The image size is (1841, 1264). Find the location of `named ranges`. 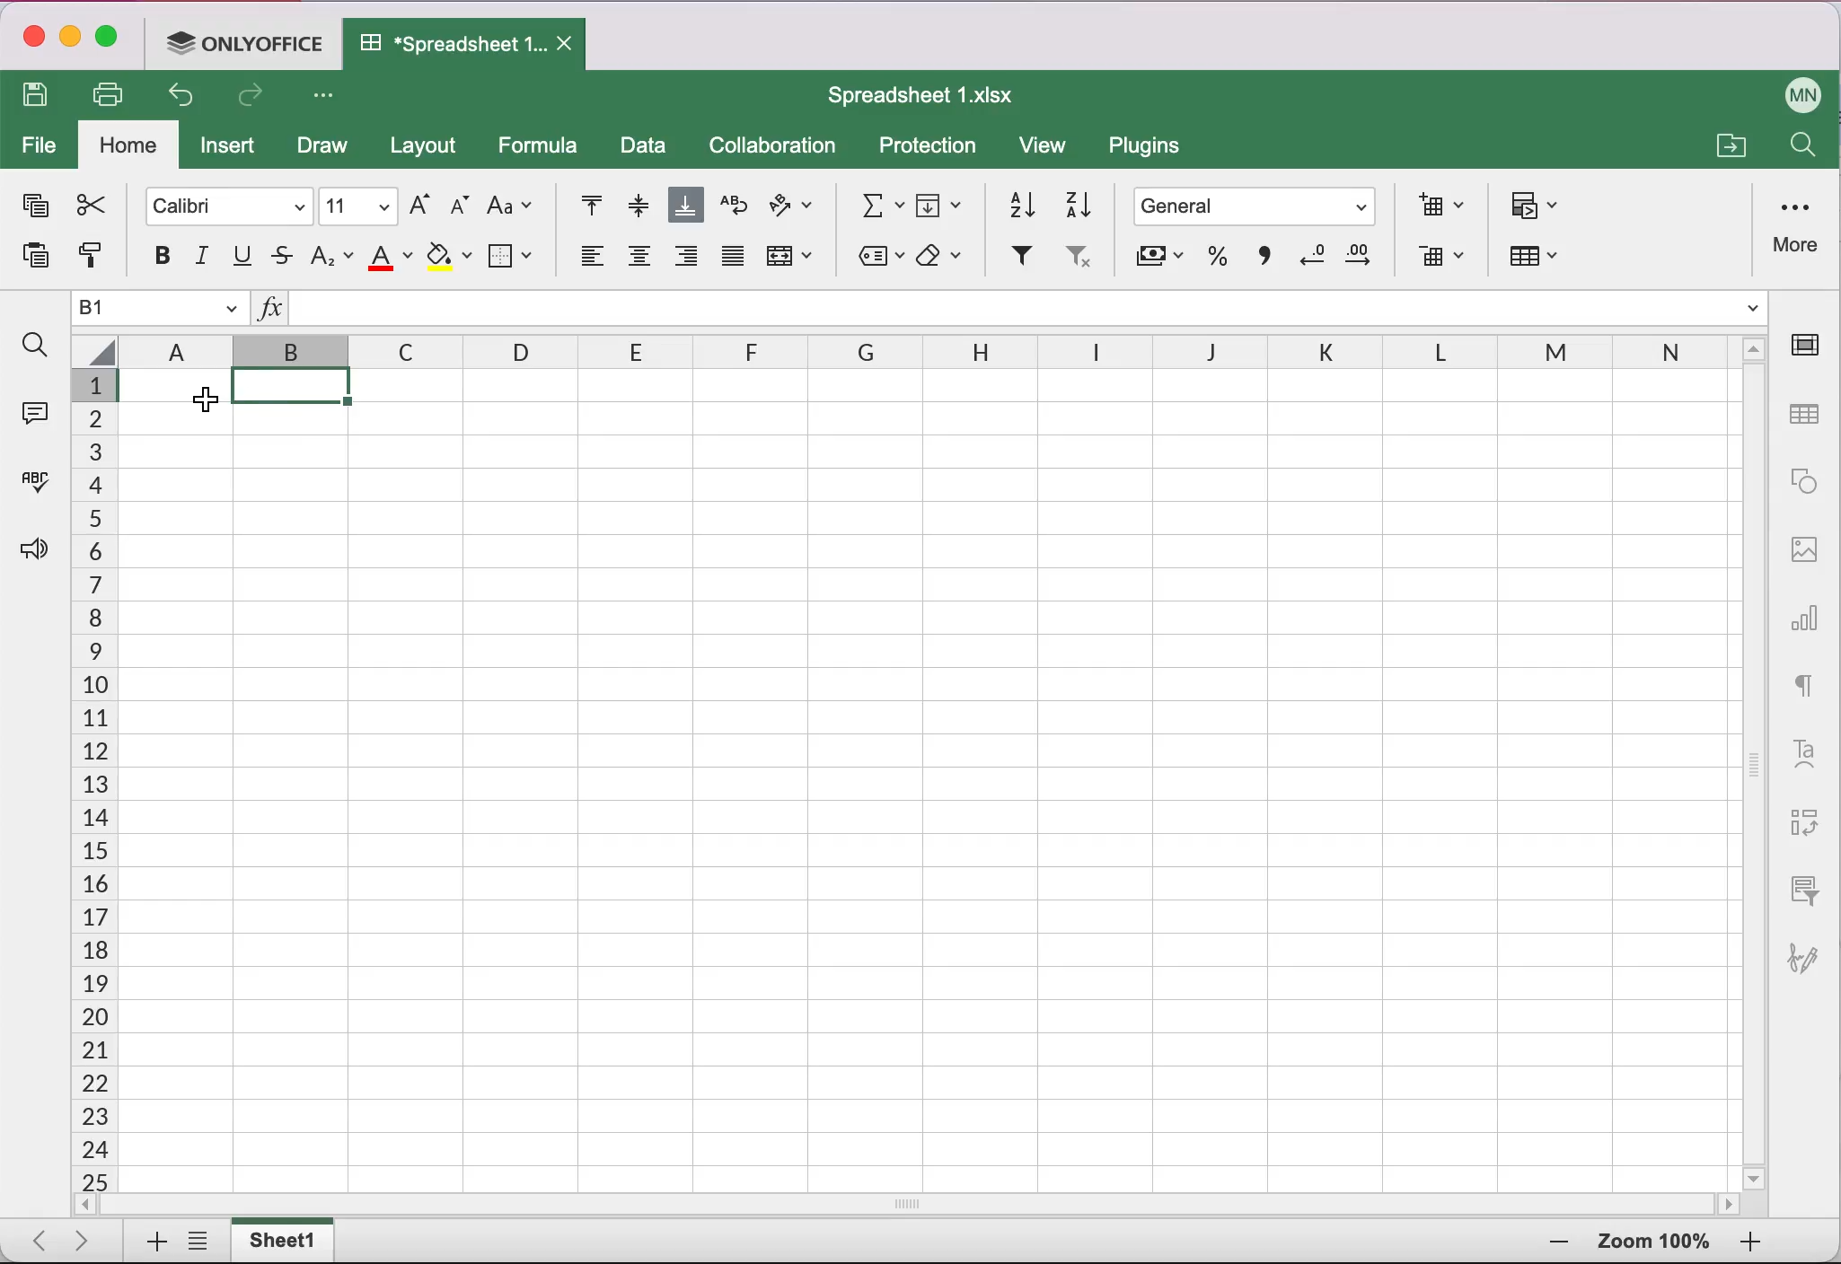

named ranges is located at coordinates (876, 259).